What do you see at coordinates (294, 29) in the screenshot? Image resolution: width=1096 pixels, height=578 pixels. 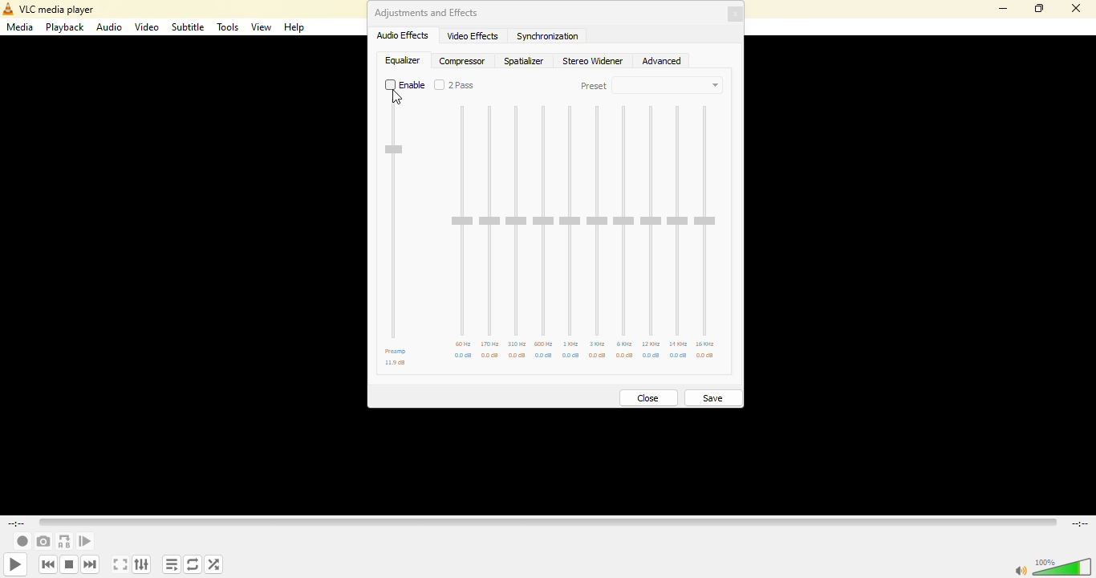 I see `help` at bounding box center [294, 29].